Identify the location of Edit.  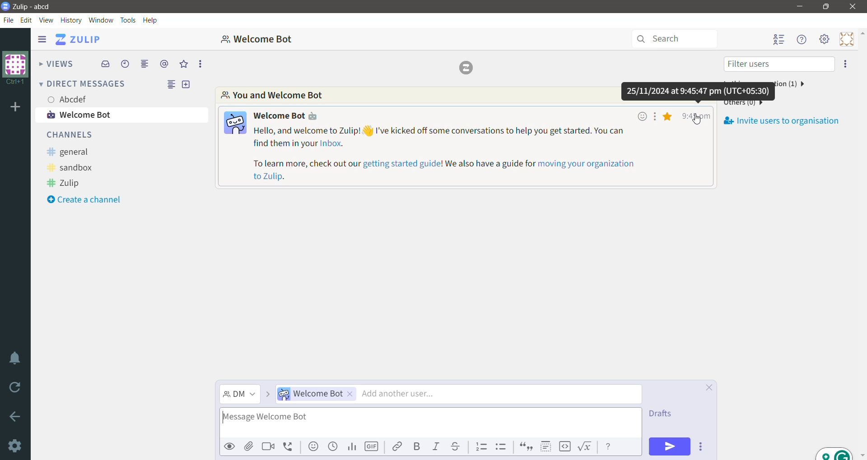
(28, 20).